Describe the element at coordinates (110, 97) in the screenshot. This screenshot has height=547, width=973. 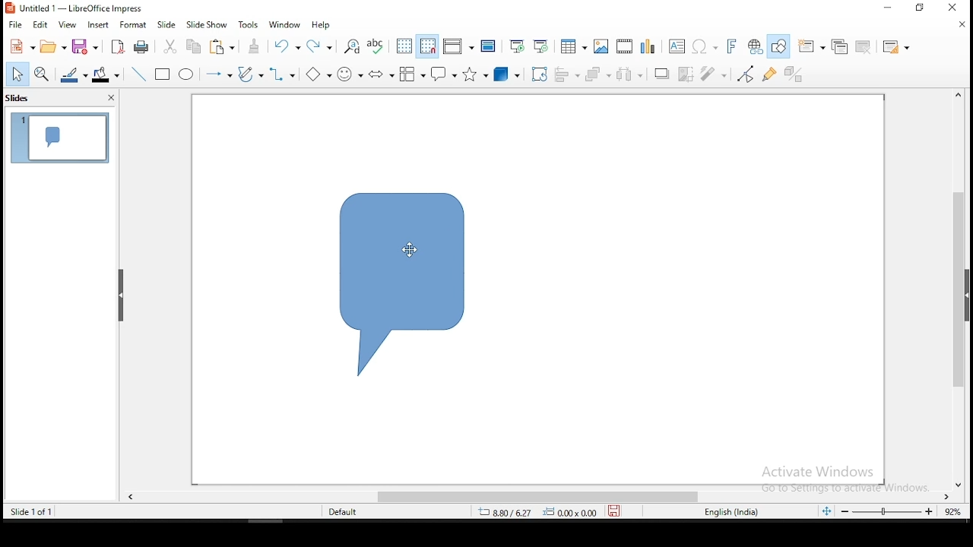
I see `close pane` at that location.